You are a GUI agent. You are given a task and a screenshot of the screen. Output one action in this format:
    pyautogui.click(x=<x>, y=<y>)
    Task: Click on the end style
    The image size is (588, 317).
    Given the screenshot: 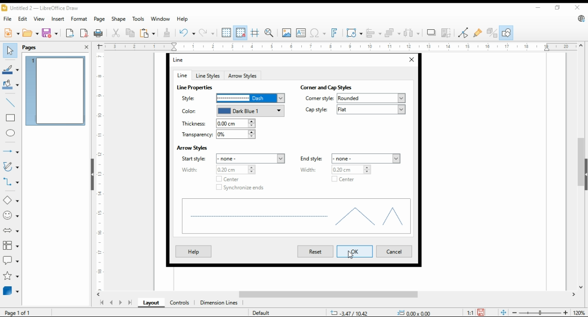 What is the action you would take?
    pyautogui.click(x=351, y=158)
    